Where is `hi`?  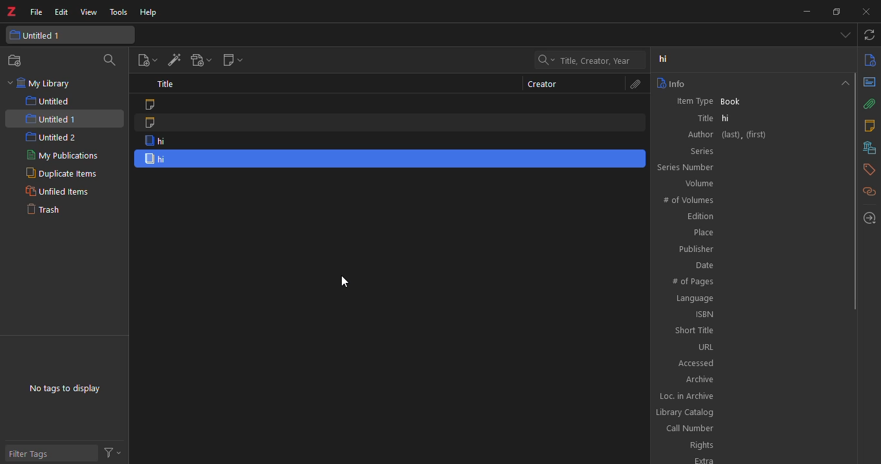 hi is located at coordinates (662, 58).